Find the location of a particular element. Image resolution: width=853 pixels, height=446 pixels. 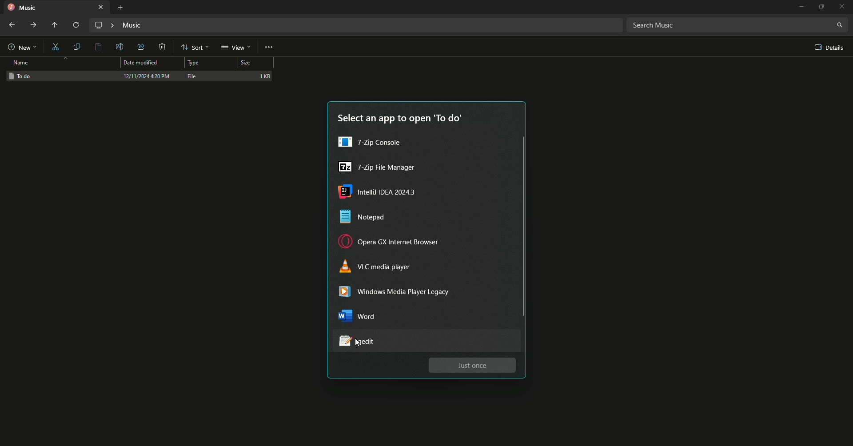

7-zip file manager is located at coordinates (377, 168).